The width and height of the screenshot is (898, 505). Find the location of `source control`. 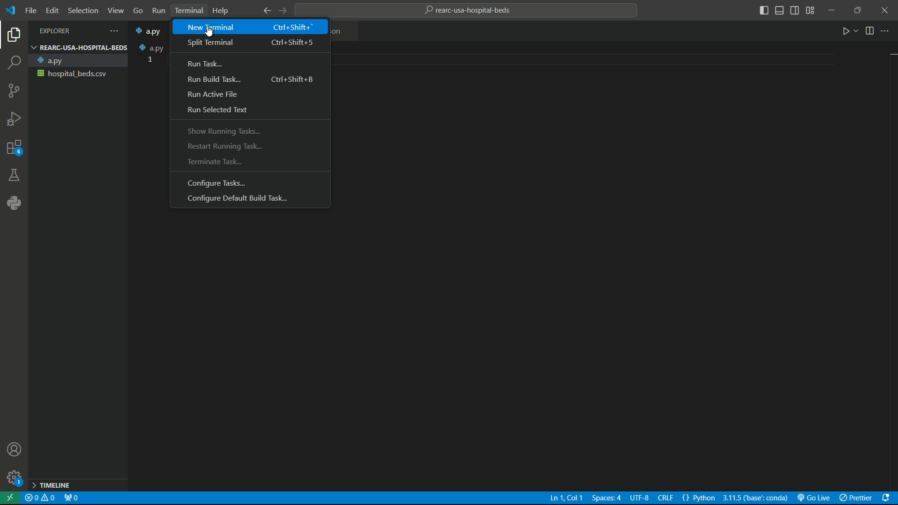

source control is located at coordinates (12, 90).